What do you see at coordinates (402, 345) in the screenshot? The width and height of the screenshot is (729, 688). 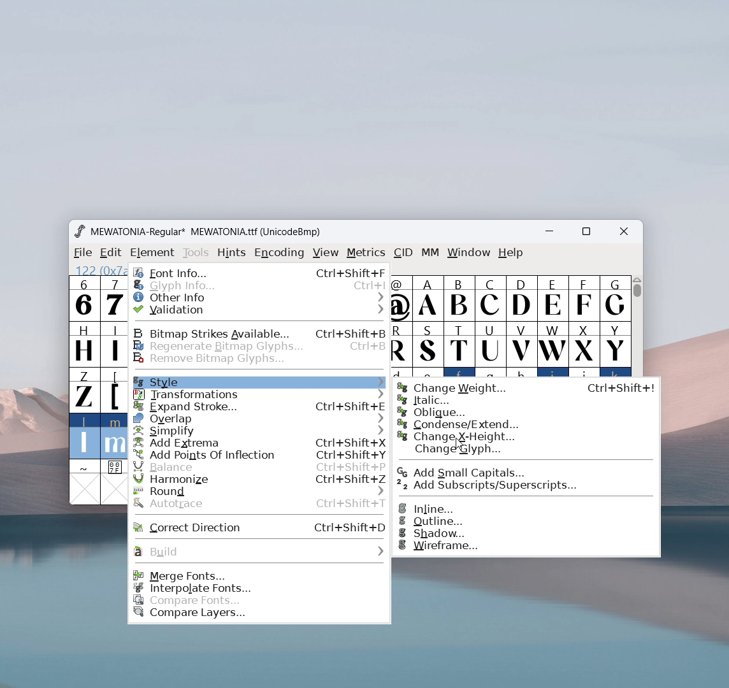 I see `R` at bounding box center [402, 345].